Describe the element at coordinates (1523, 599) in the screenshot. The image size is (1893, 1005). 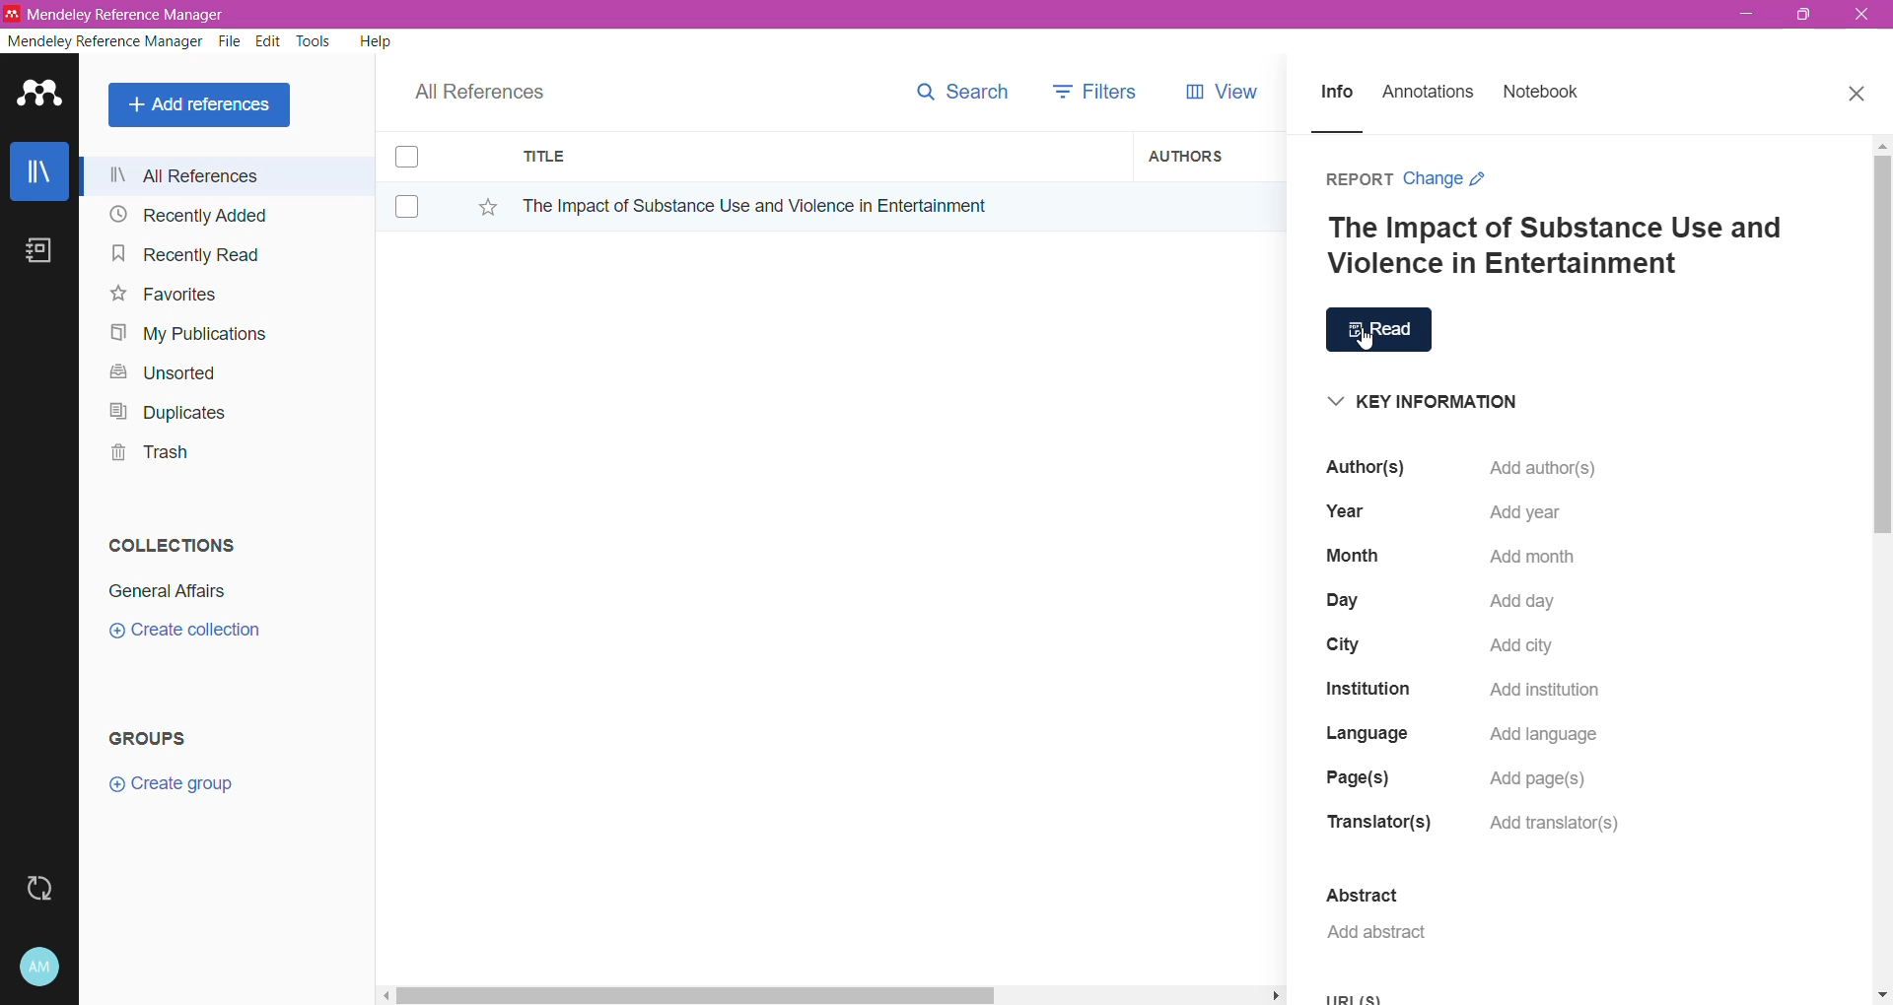
I see `Click to Add day` at that location.